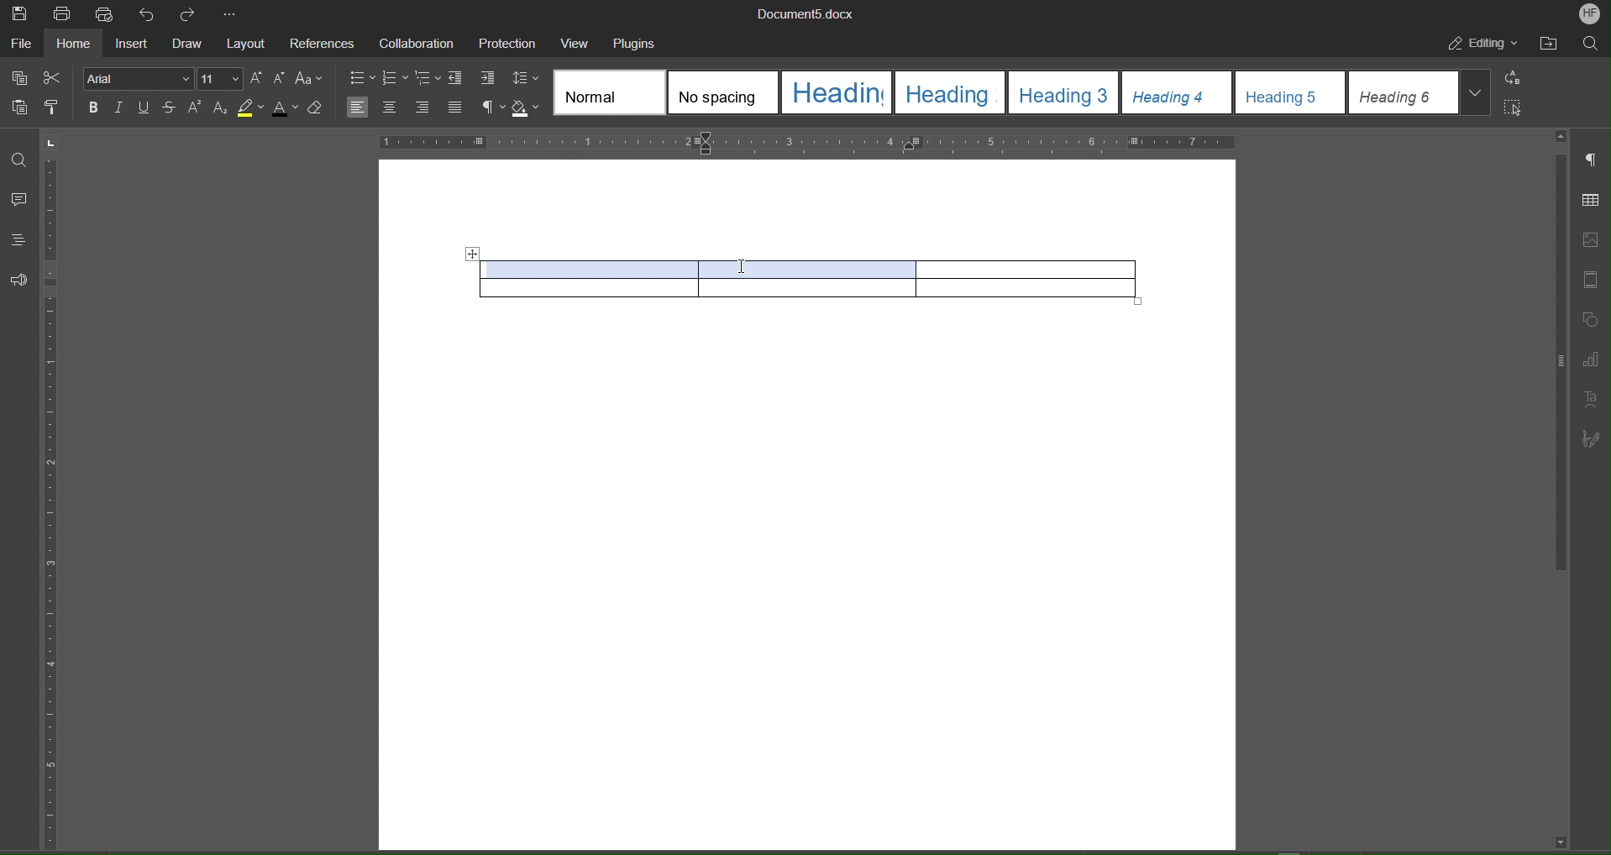  What do you see at coordinates (323, 45) in the screenshot?
I see `References` at bounding box center [323, 45].